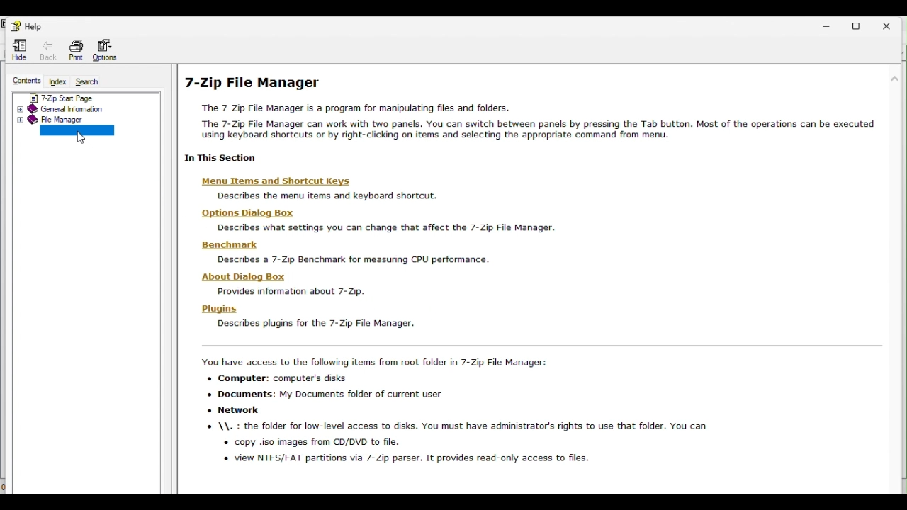 The height and width of the screenshot is (510, 907). What do you see at coordinates (895, 22) in the screenshot?
I see `Close` at bounding box center [895, 22].